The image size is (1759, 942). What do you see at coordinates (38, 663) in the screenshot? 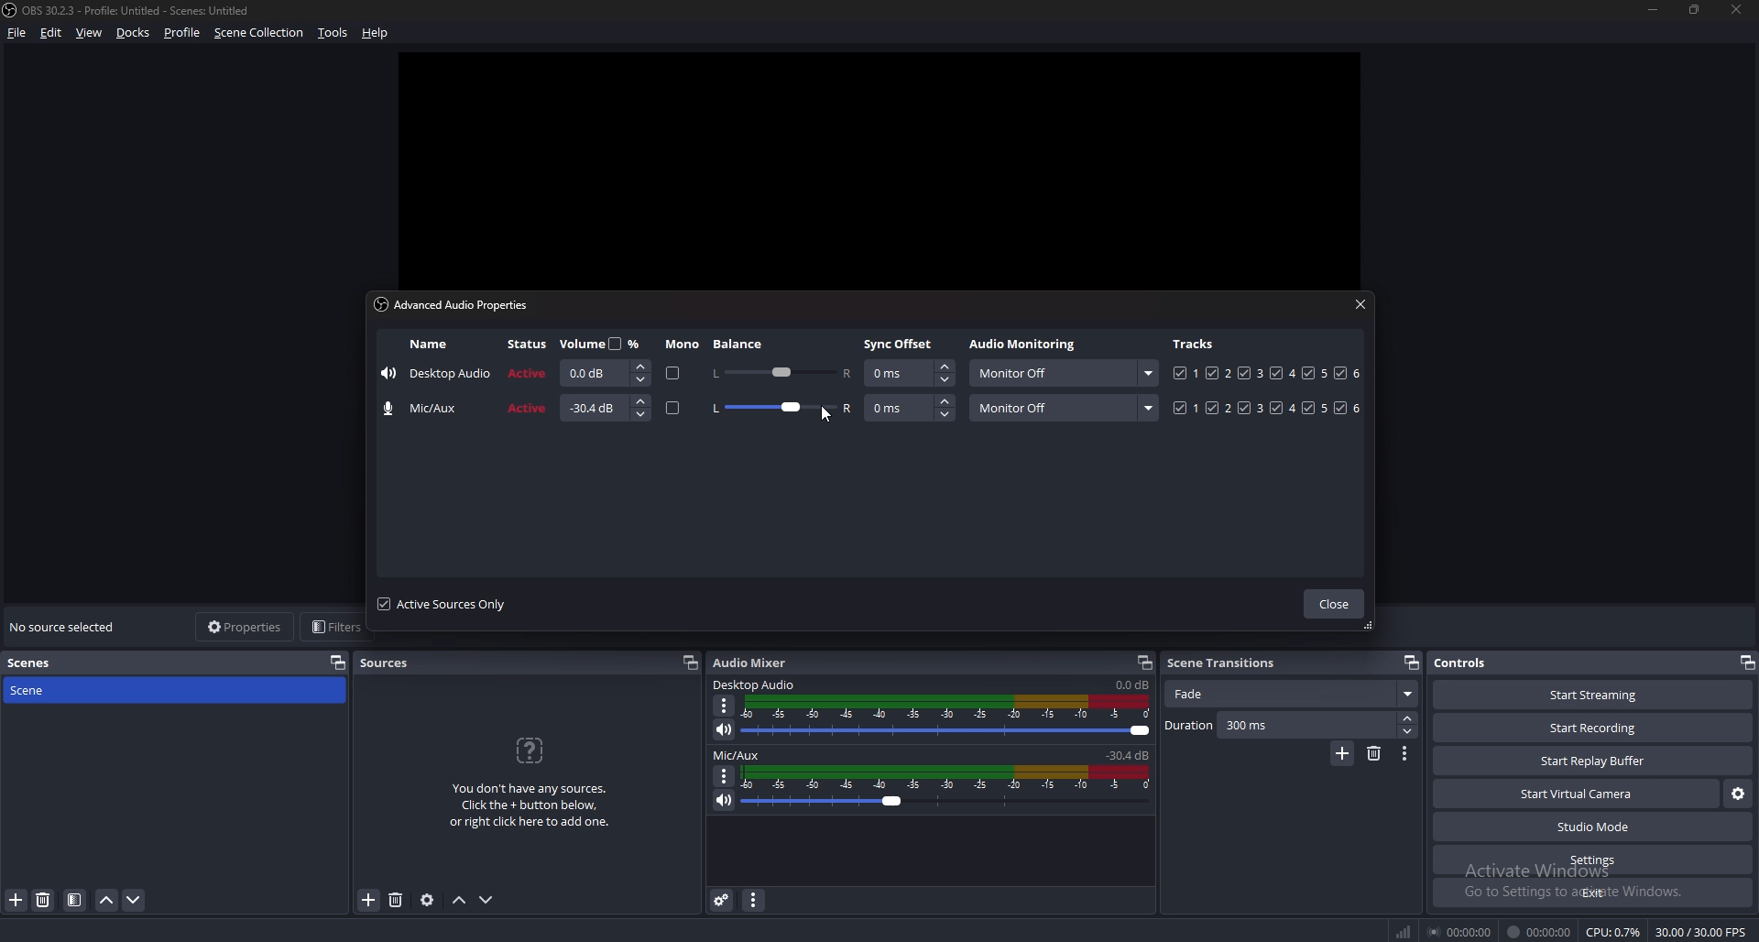
I see `scenes` at bounding box center [38, 663].